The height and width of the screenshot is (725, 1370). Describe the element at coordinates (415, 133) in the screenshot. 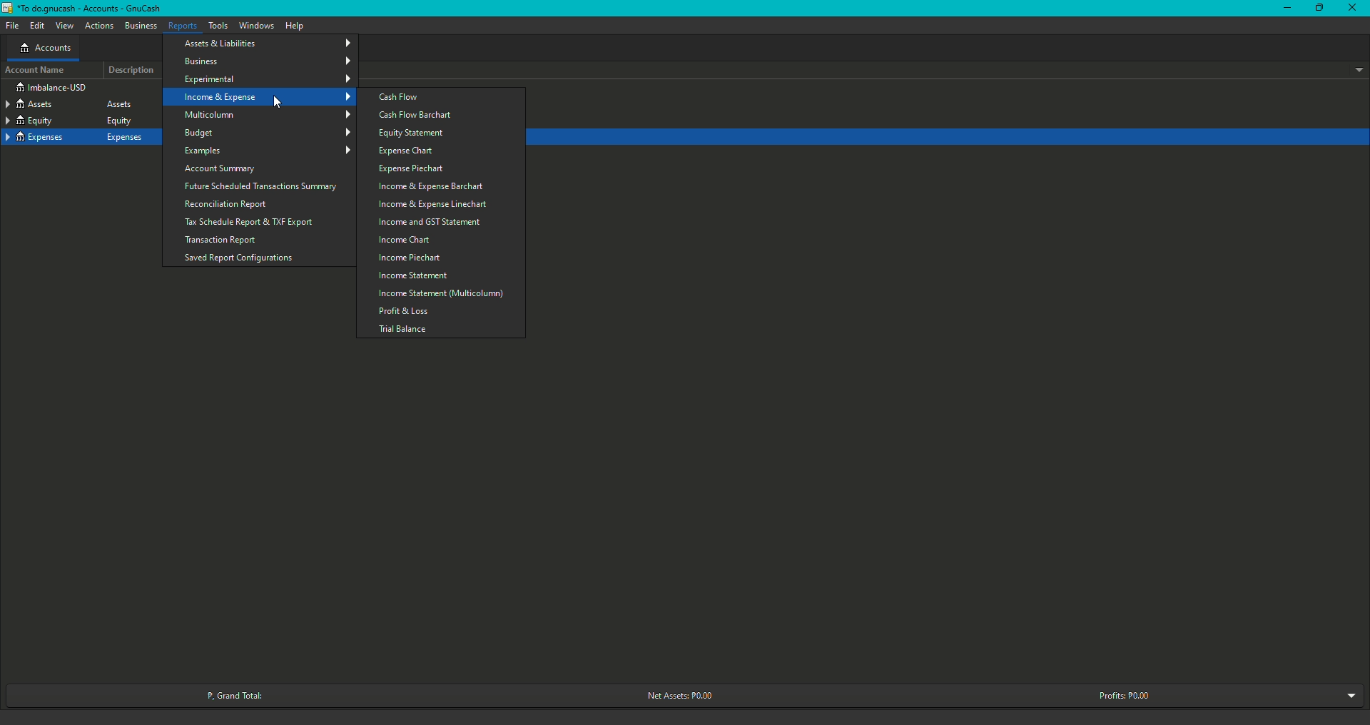

I see `Equity Statement` at that location.